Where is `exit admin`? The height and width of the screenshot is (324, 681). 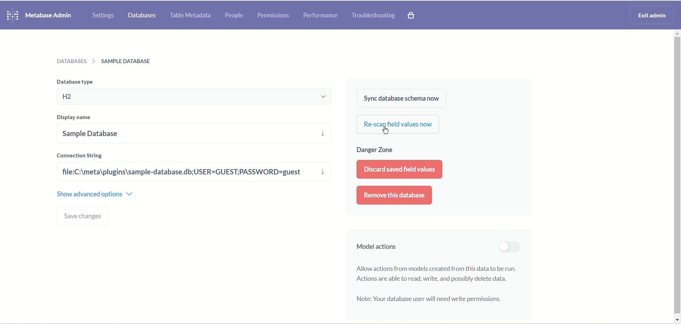 exit admin is located at coordinates (650, 14).